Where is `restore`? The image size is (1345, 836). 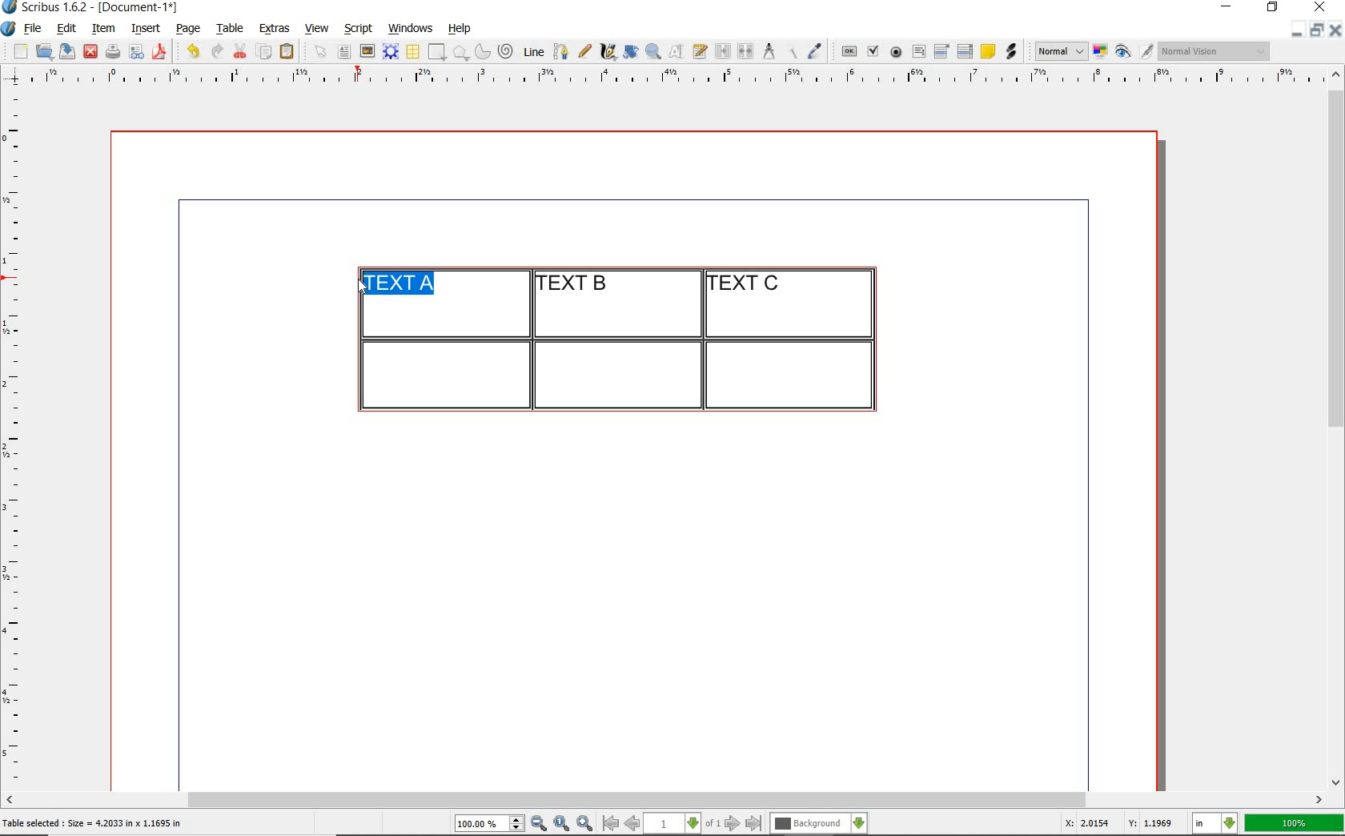 restore is located at coordinates (1273, 8).